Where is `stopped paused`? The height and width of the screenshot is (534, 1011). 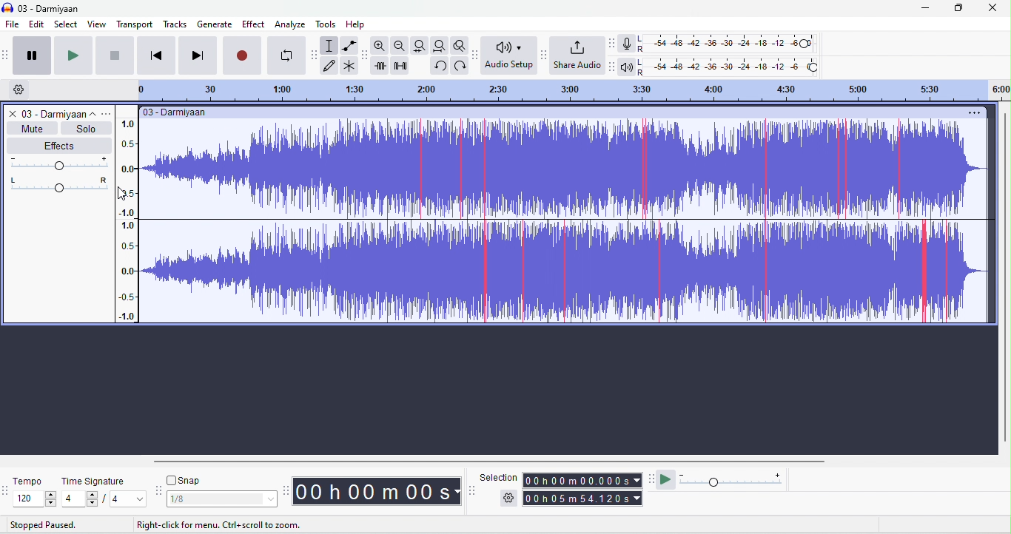 stopped paused is located at coordinates (39, 526).